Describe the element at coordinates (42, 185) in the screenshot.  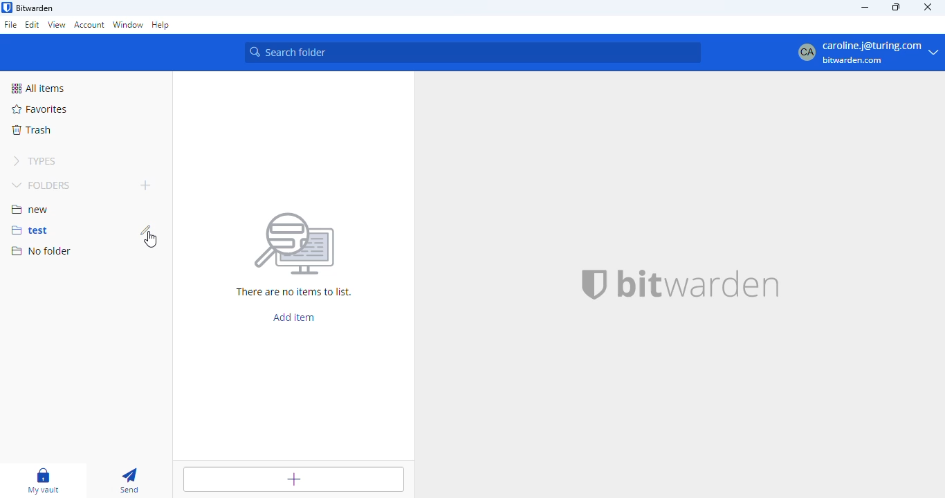
I see `folders` at that location.